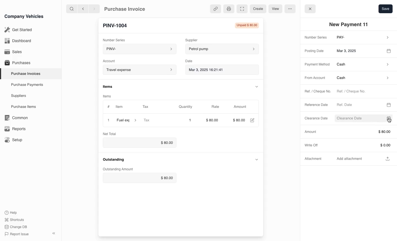 This screenshot has width=397, height=241. Describe the element at coordinates (115, 39) in the screenshot. I see `Number Series` at that location.